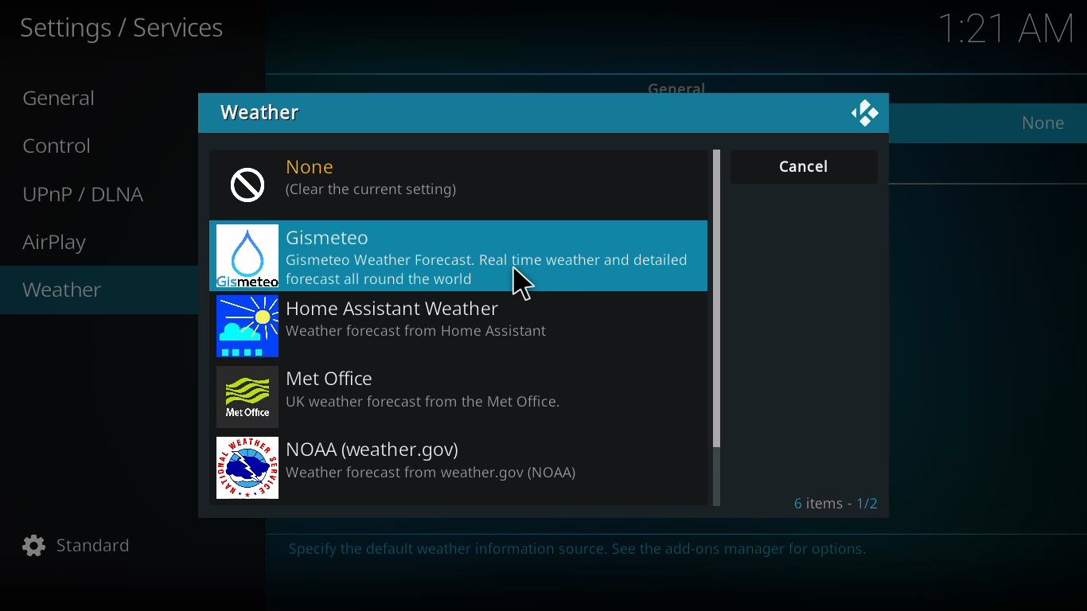  What do you see at coordinates (805, 166) in the screenshot?
I see `cancel` at bounding box center [805, 166].